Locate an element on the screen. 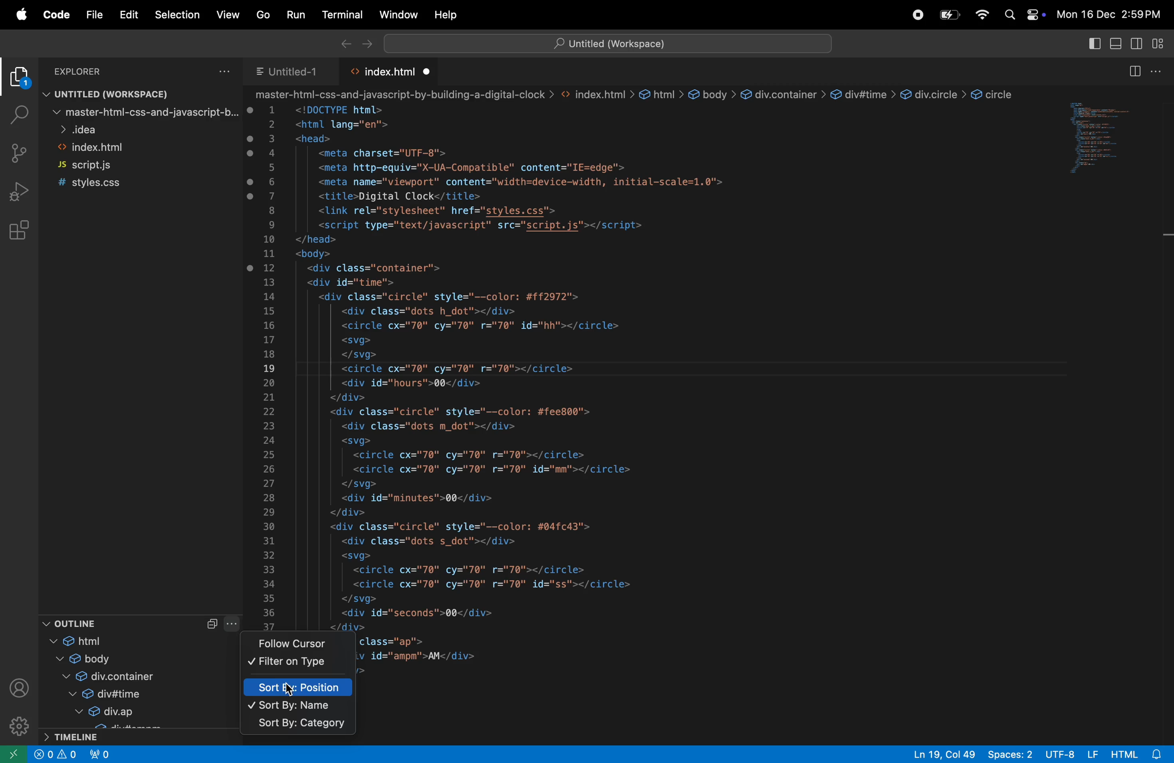 This screenshot has width=1174, height=763. follow cursor is located at coordinates (303, 642).